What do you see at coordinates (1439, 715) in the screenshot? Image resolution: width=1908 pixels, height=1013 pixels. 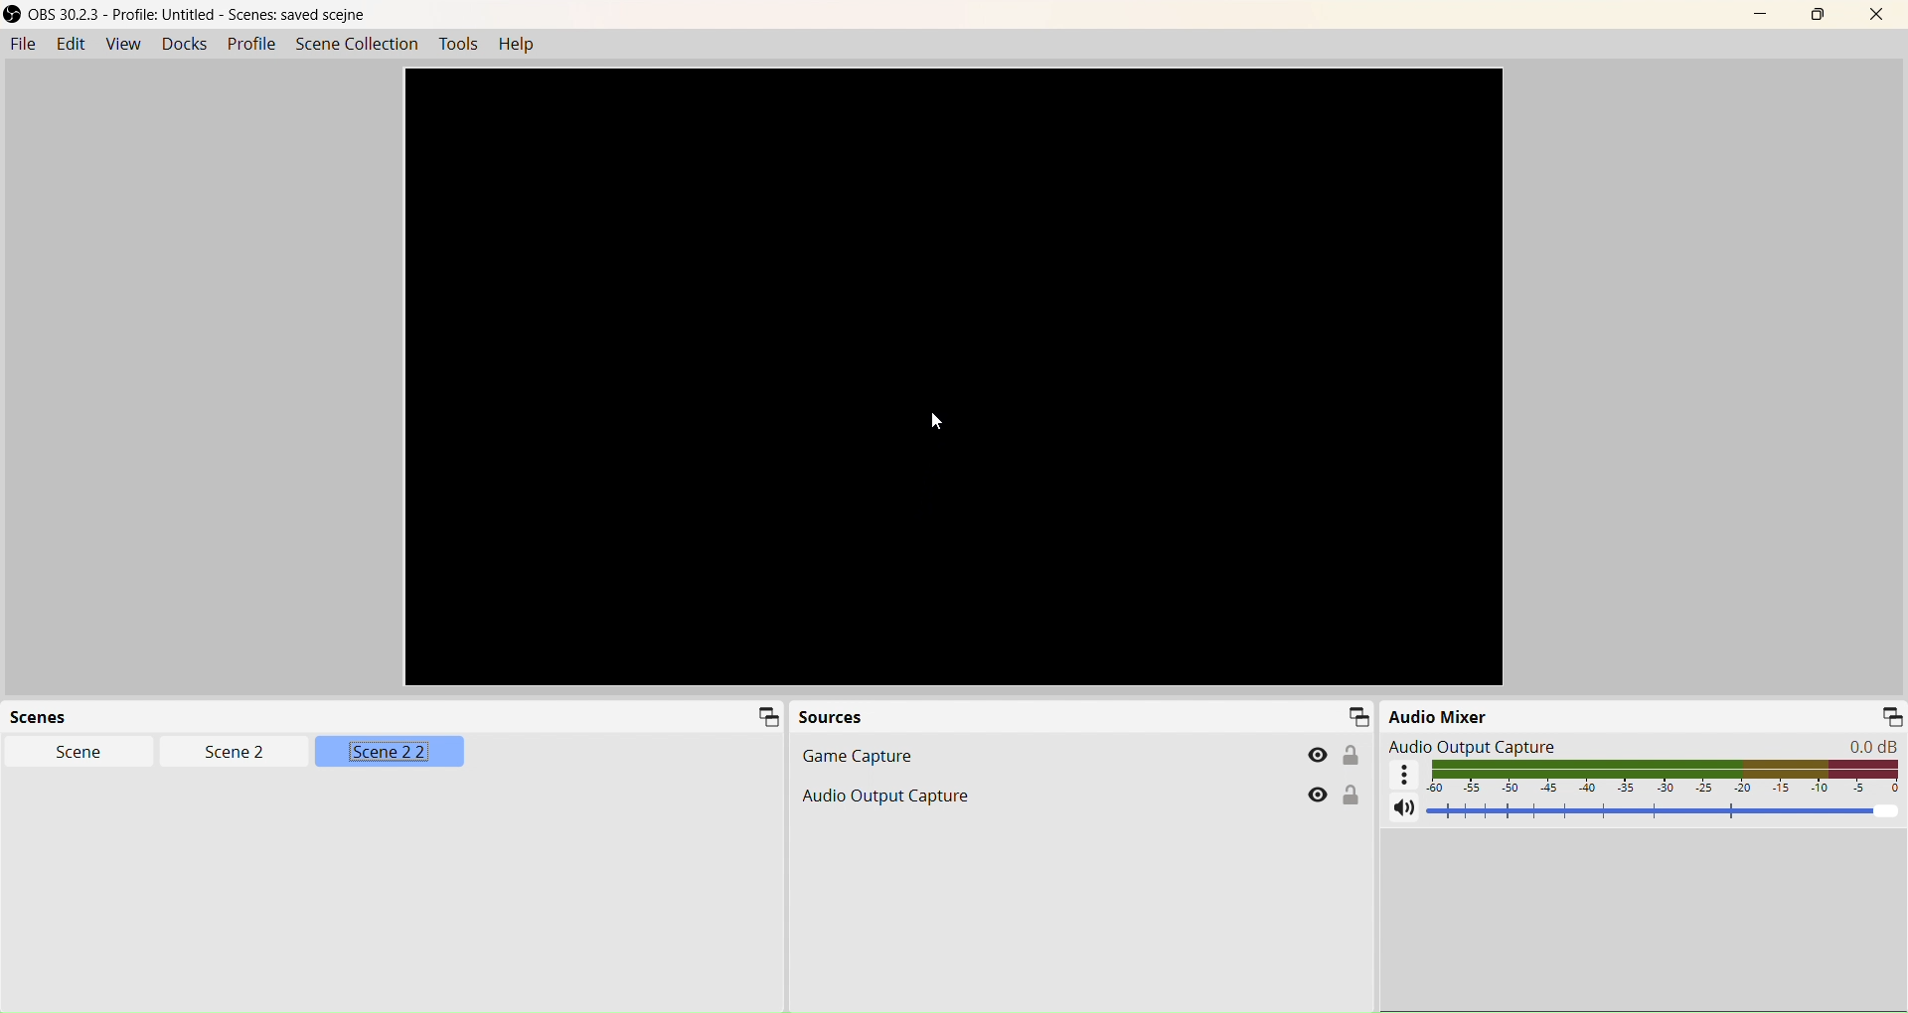 I see `Audio Mixer` at bounding box center [1439, 715].